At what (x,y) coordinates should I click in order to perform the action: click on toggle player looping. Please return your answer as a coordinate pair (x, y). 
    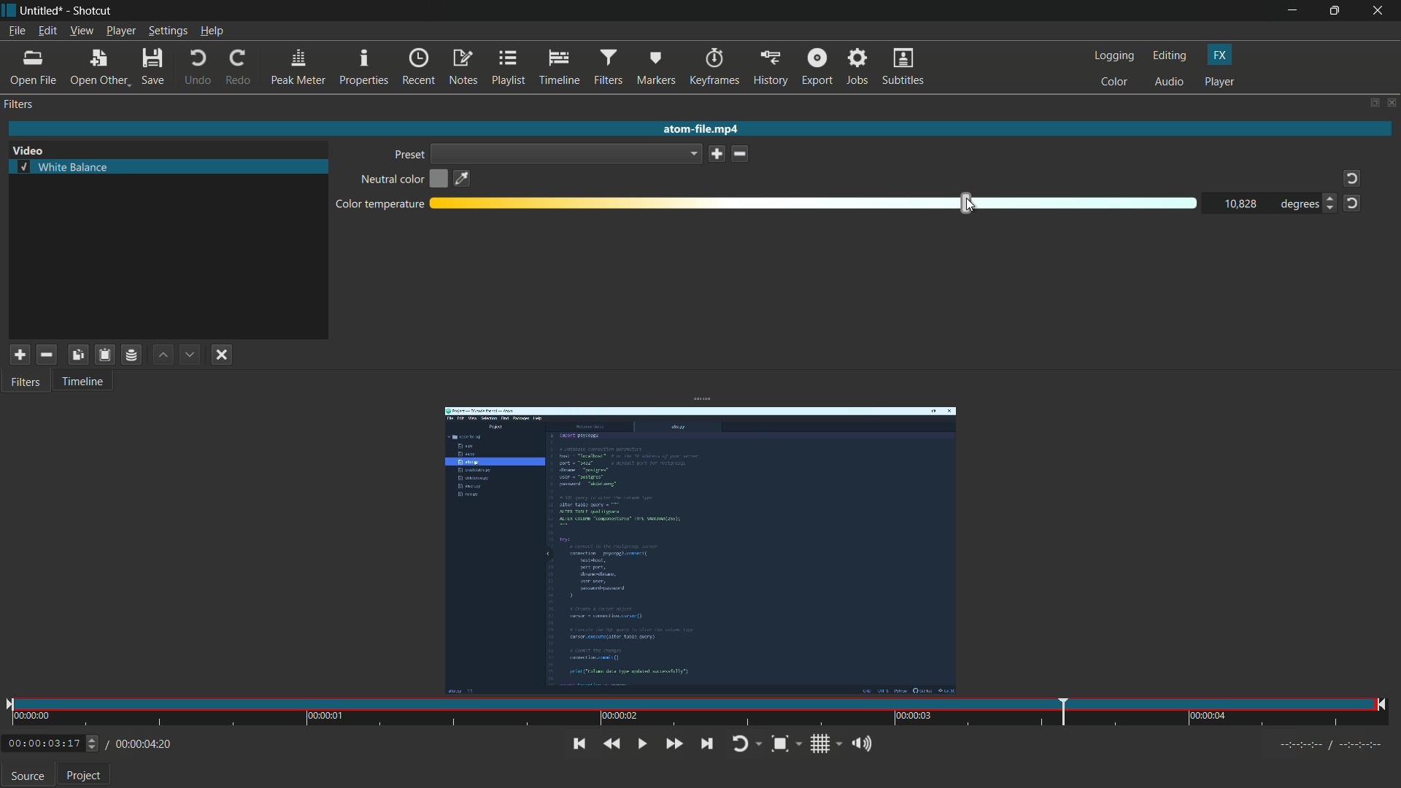
    Looking at the image, I should click on (747, 744).